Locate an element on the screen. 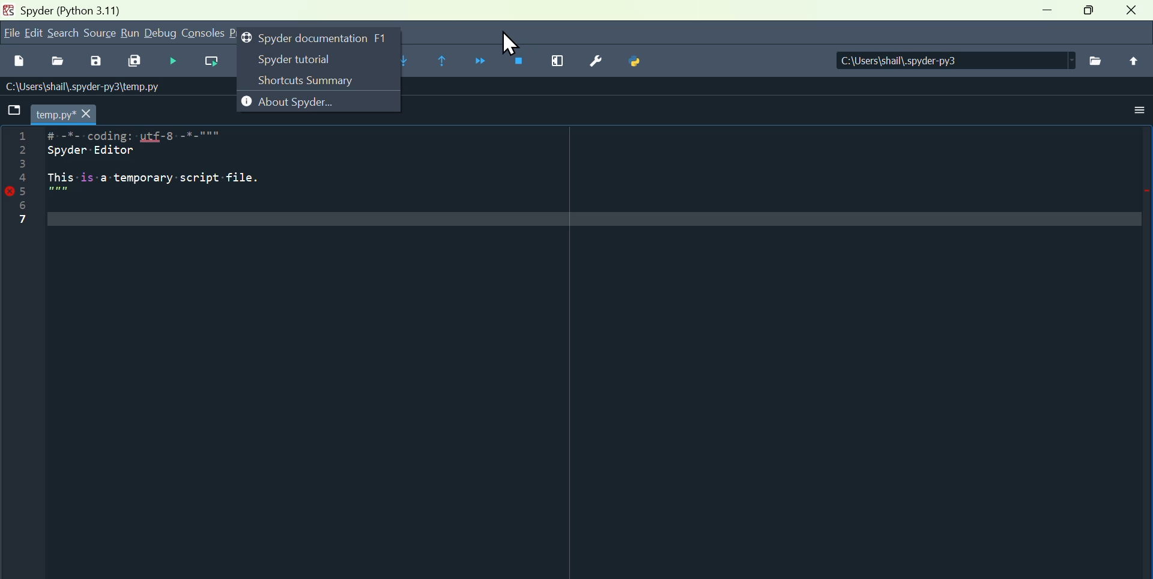  browse directories is located at coordinates (1098, 61).